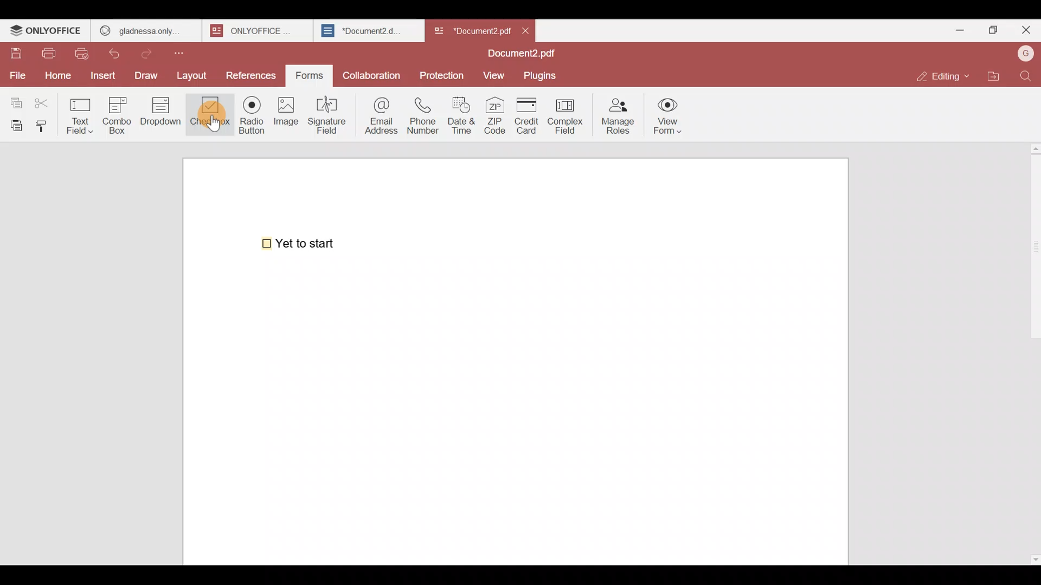  Describe the element at coordinates (209, 116) in the screenshot. I see `Checkbox` at that location.